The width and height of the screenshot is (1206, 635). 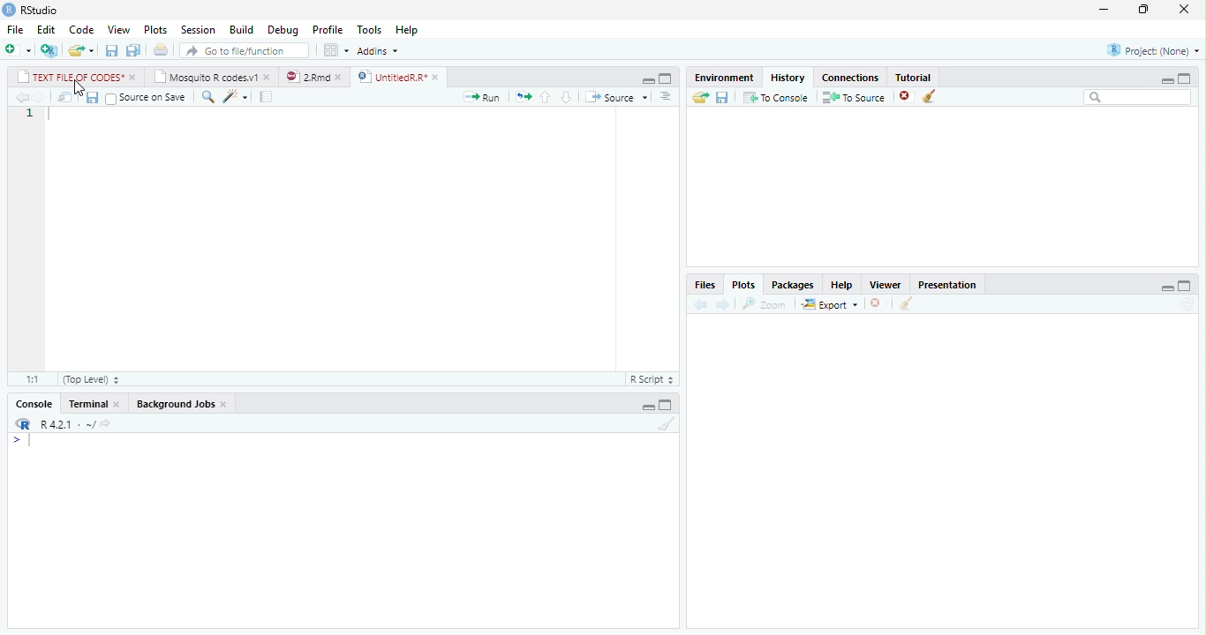 I want to click on maximize, so click(x=665, y=78).